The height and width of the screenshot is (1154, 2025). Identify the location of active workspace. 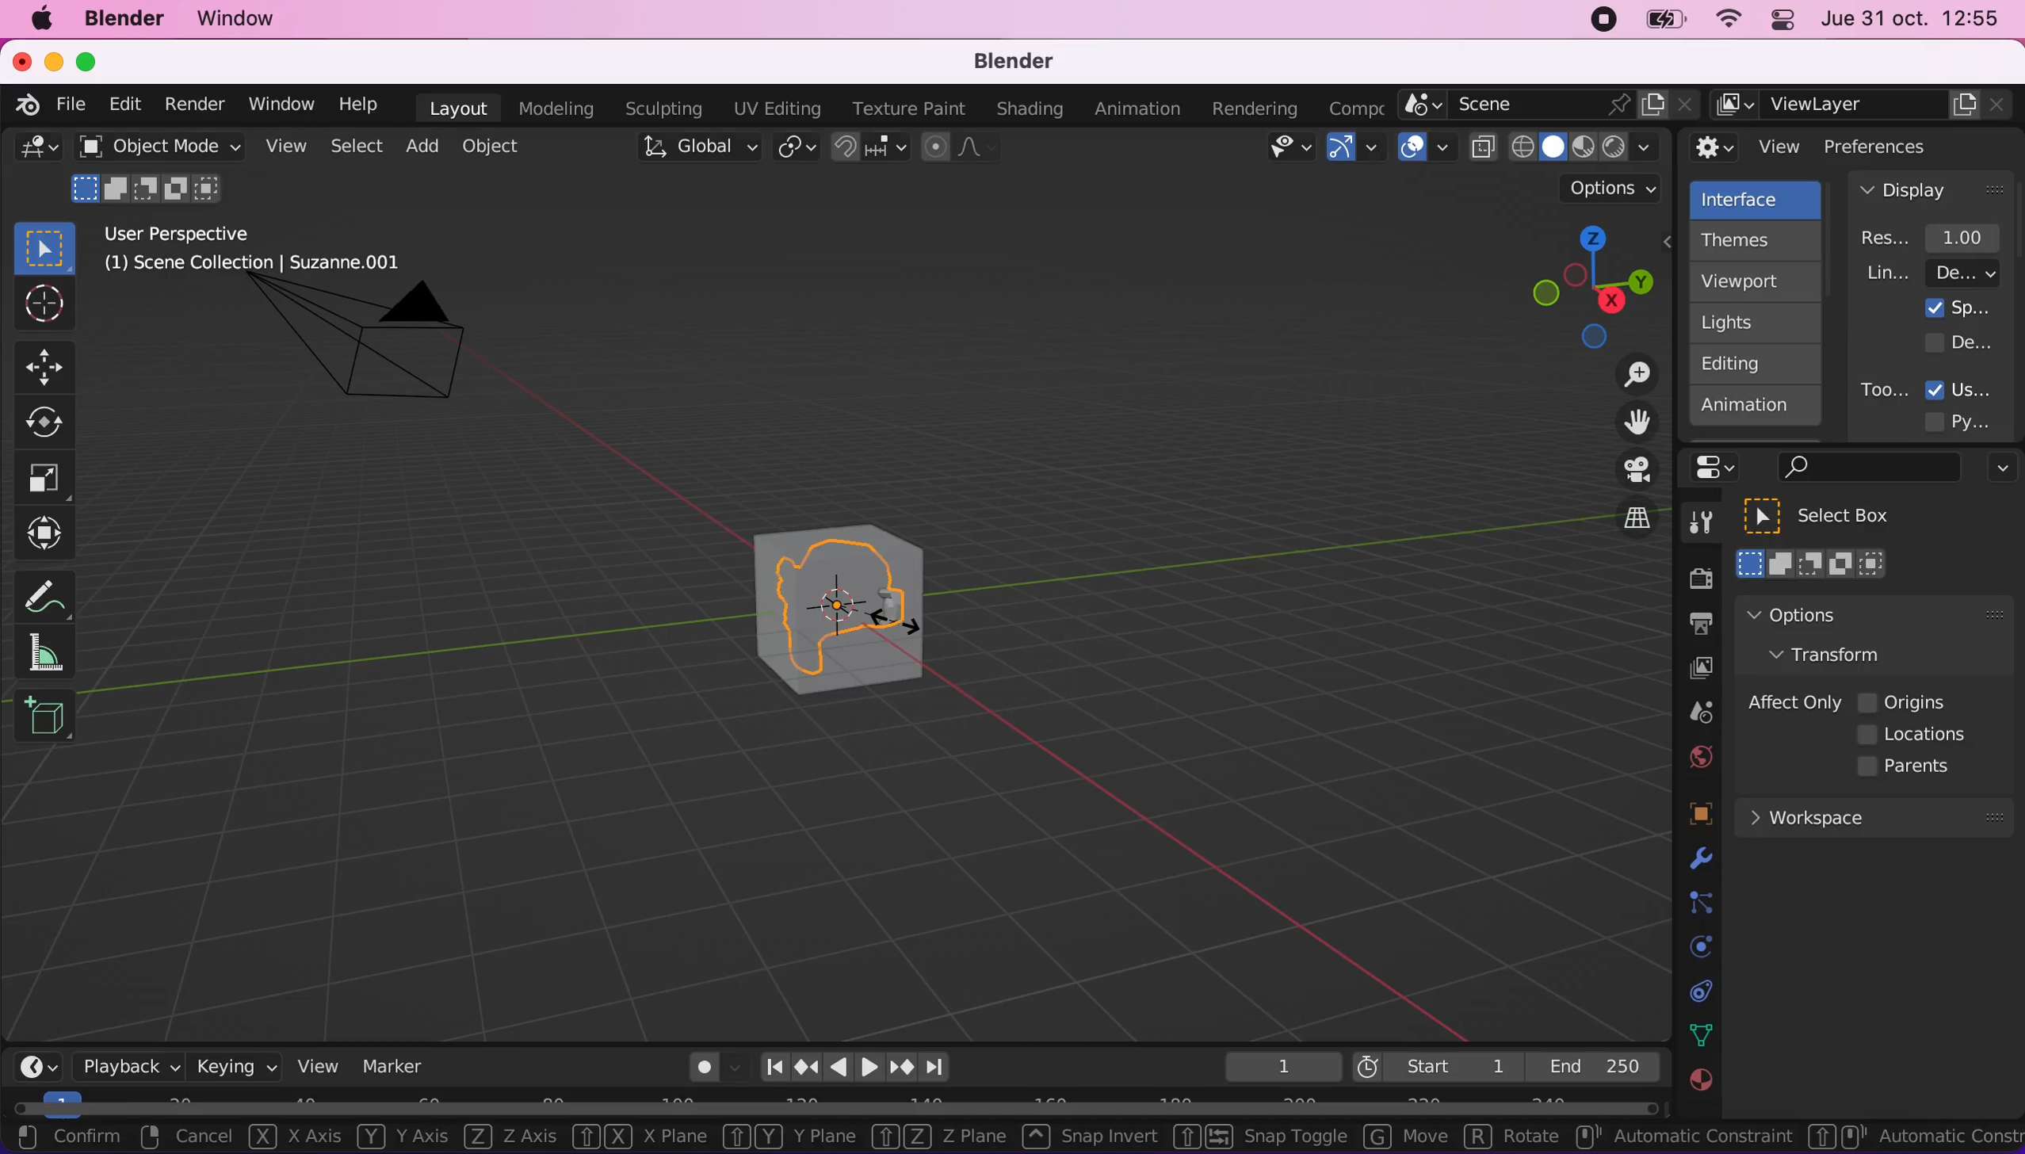
(1351, 106).